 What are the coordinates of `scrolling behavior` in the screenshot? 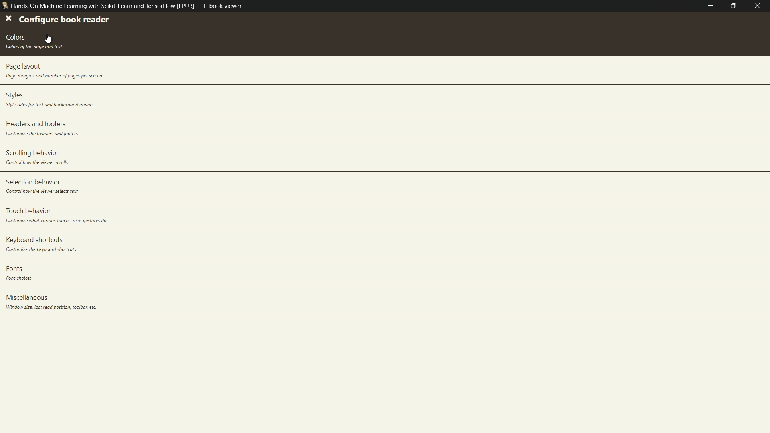 It's located at (31, 154).